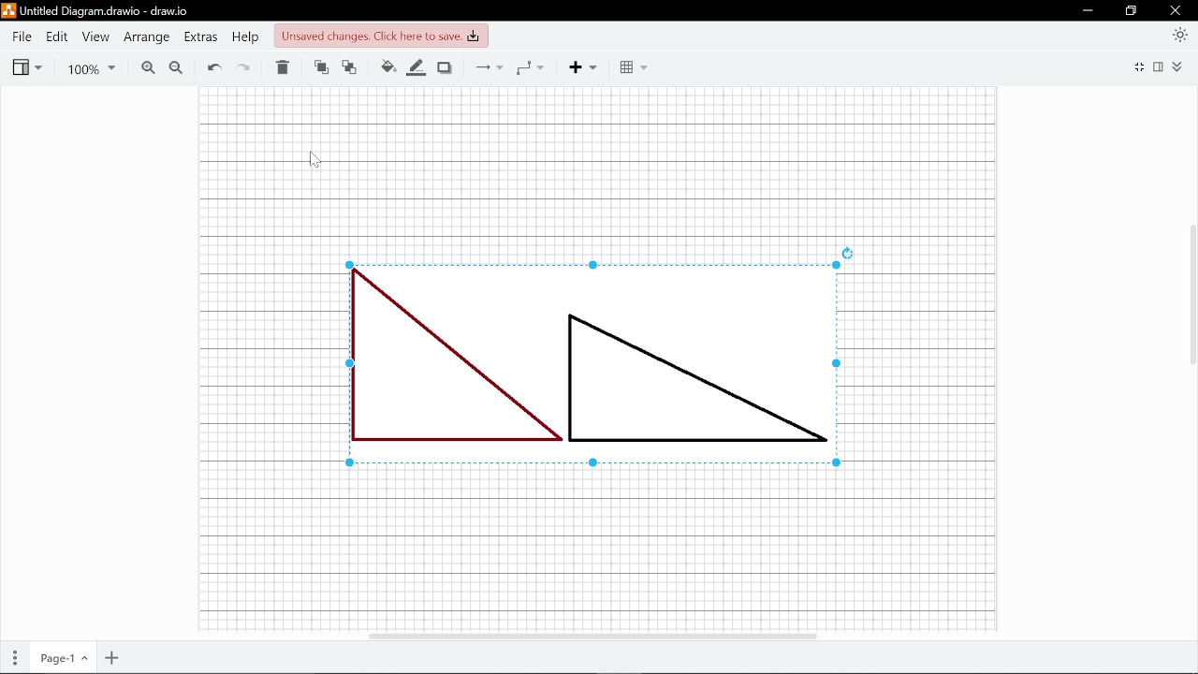 The image size is (1198, 674). Describe the element at coordinates (322, 67) in the screenshot. I see `To front` at that location.